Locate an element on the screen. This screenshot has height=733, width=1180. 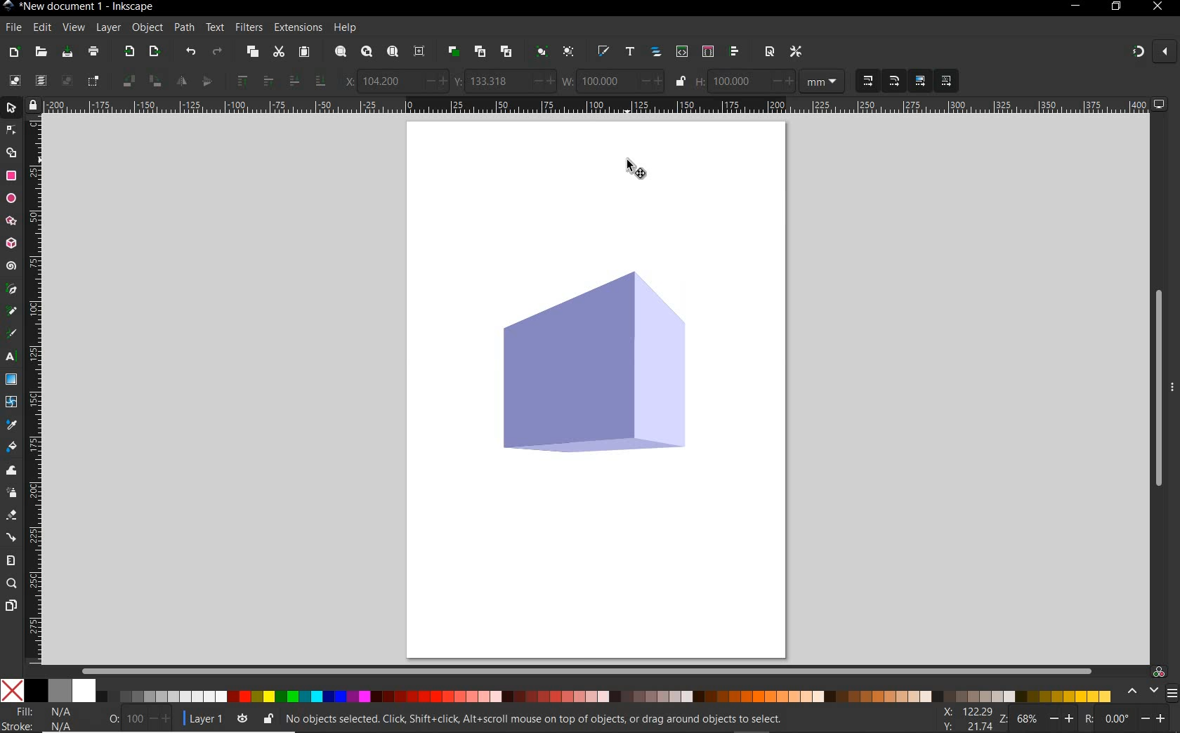
star tool is located at coordinates (11, 221).